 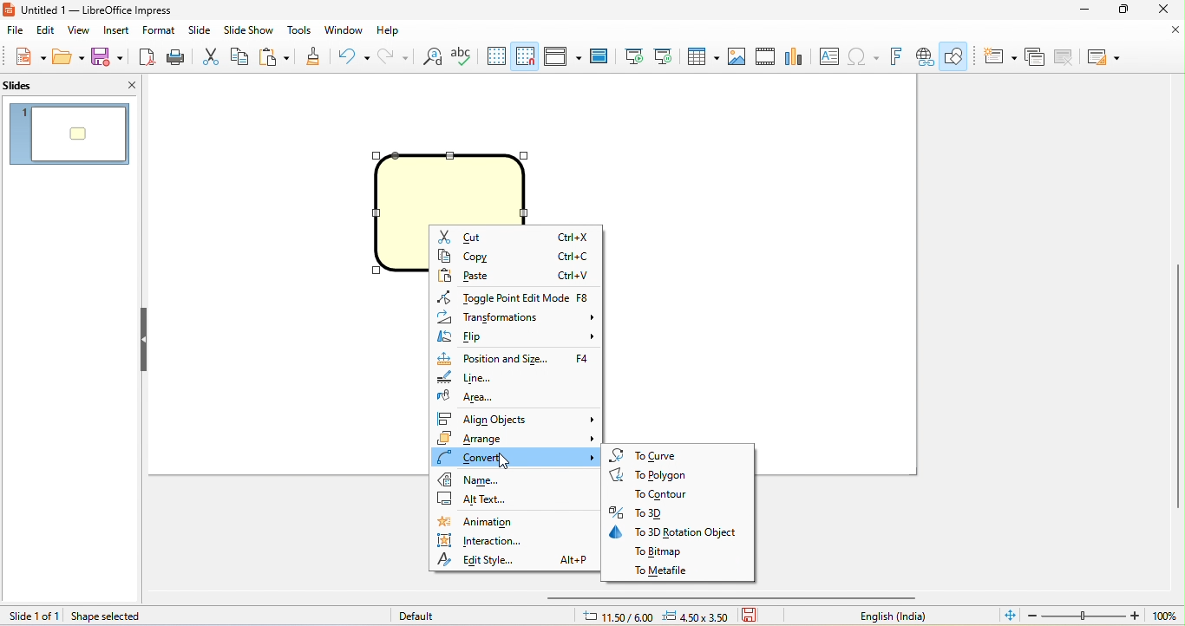 I want to click on fit slide to current window, so click(x=1009, y=616).